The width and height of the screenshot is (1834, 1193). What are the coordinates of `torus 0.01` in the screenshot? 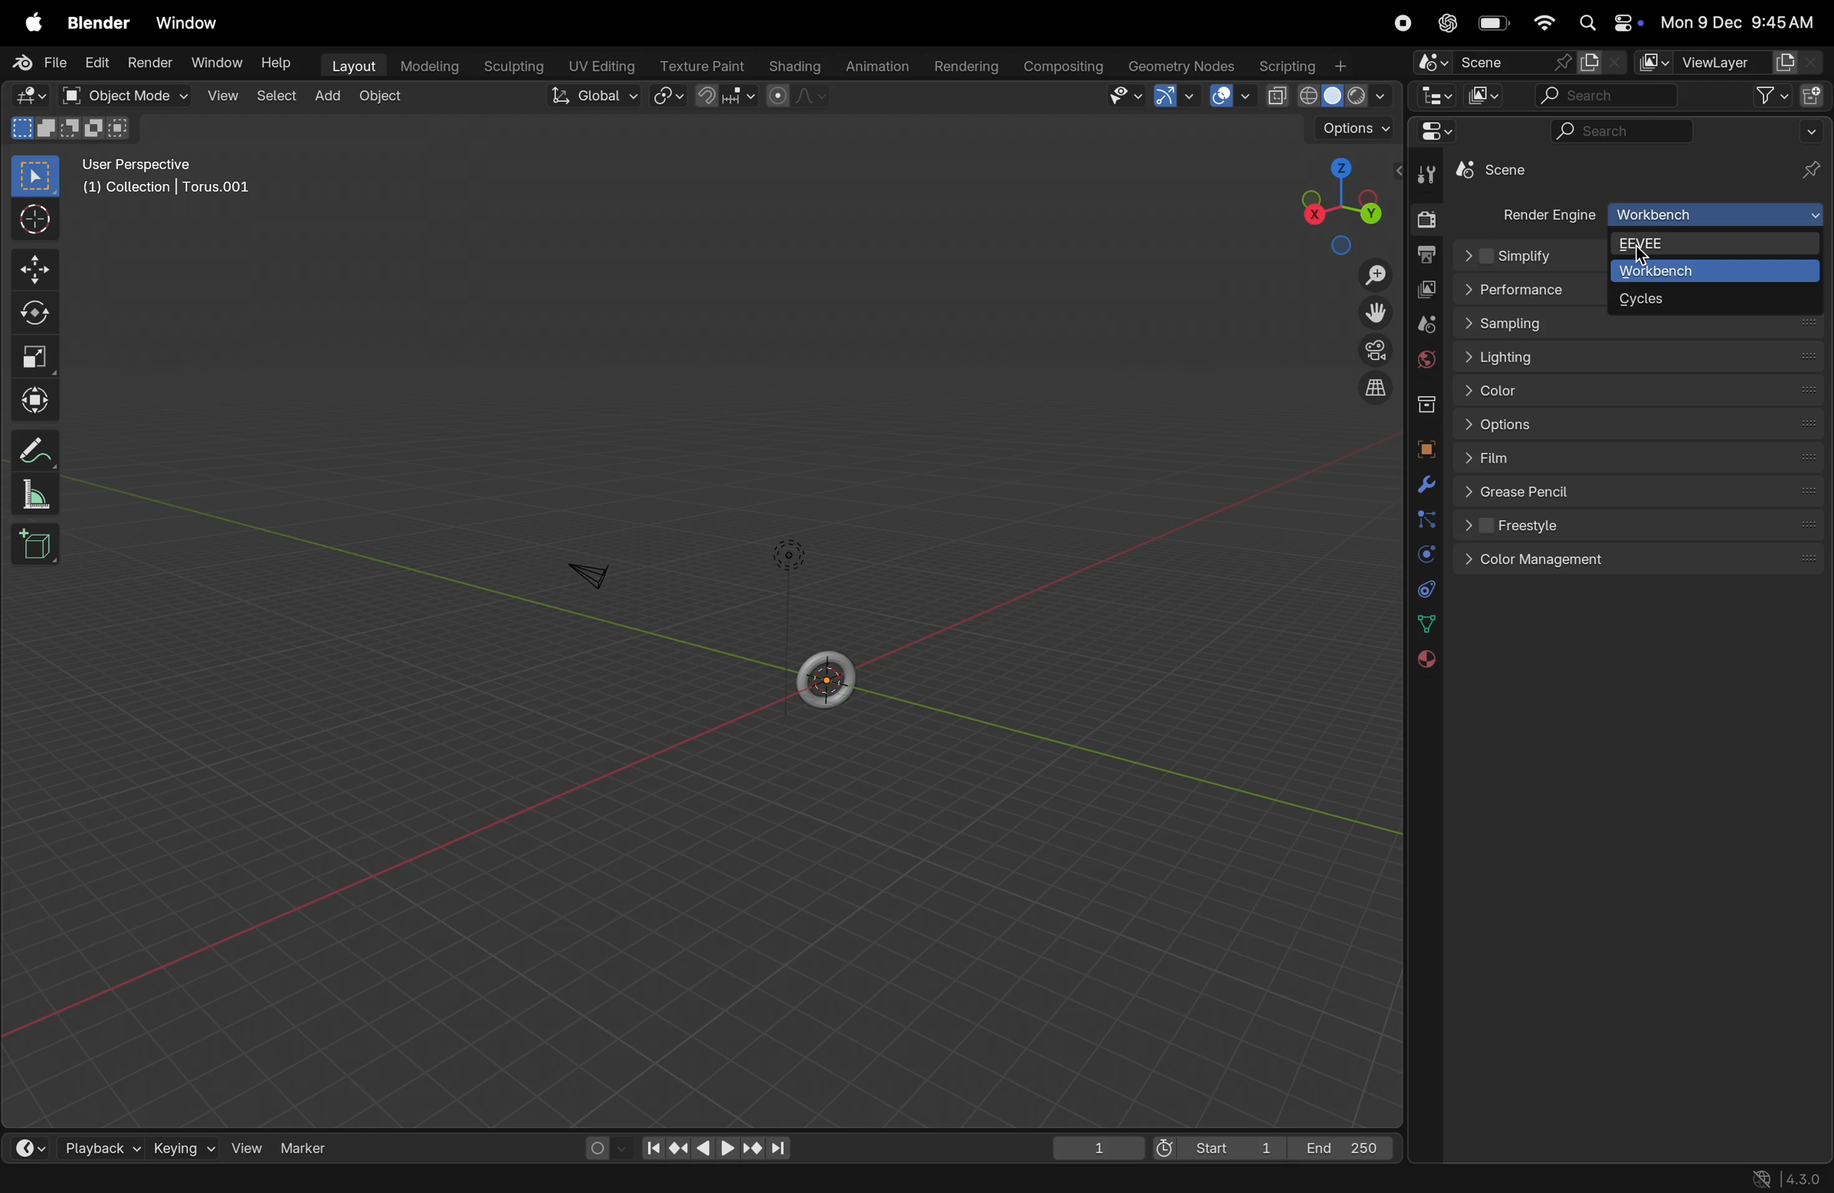 It's located at (1506, 173).